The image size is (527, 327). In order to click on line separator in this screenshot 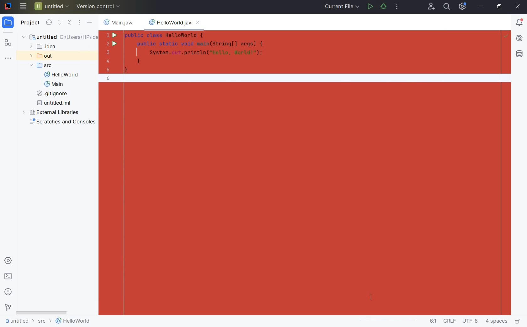, I will do `click(449, 322)`.